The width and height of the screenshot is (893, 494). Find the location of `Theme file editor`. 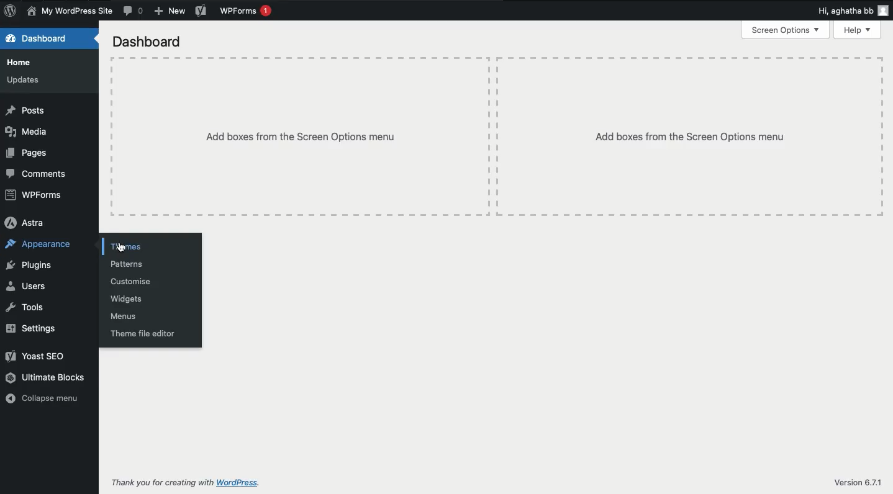

Theme file editor is located at coordinates (142, 333).